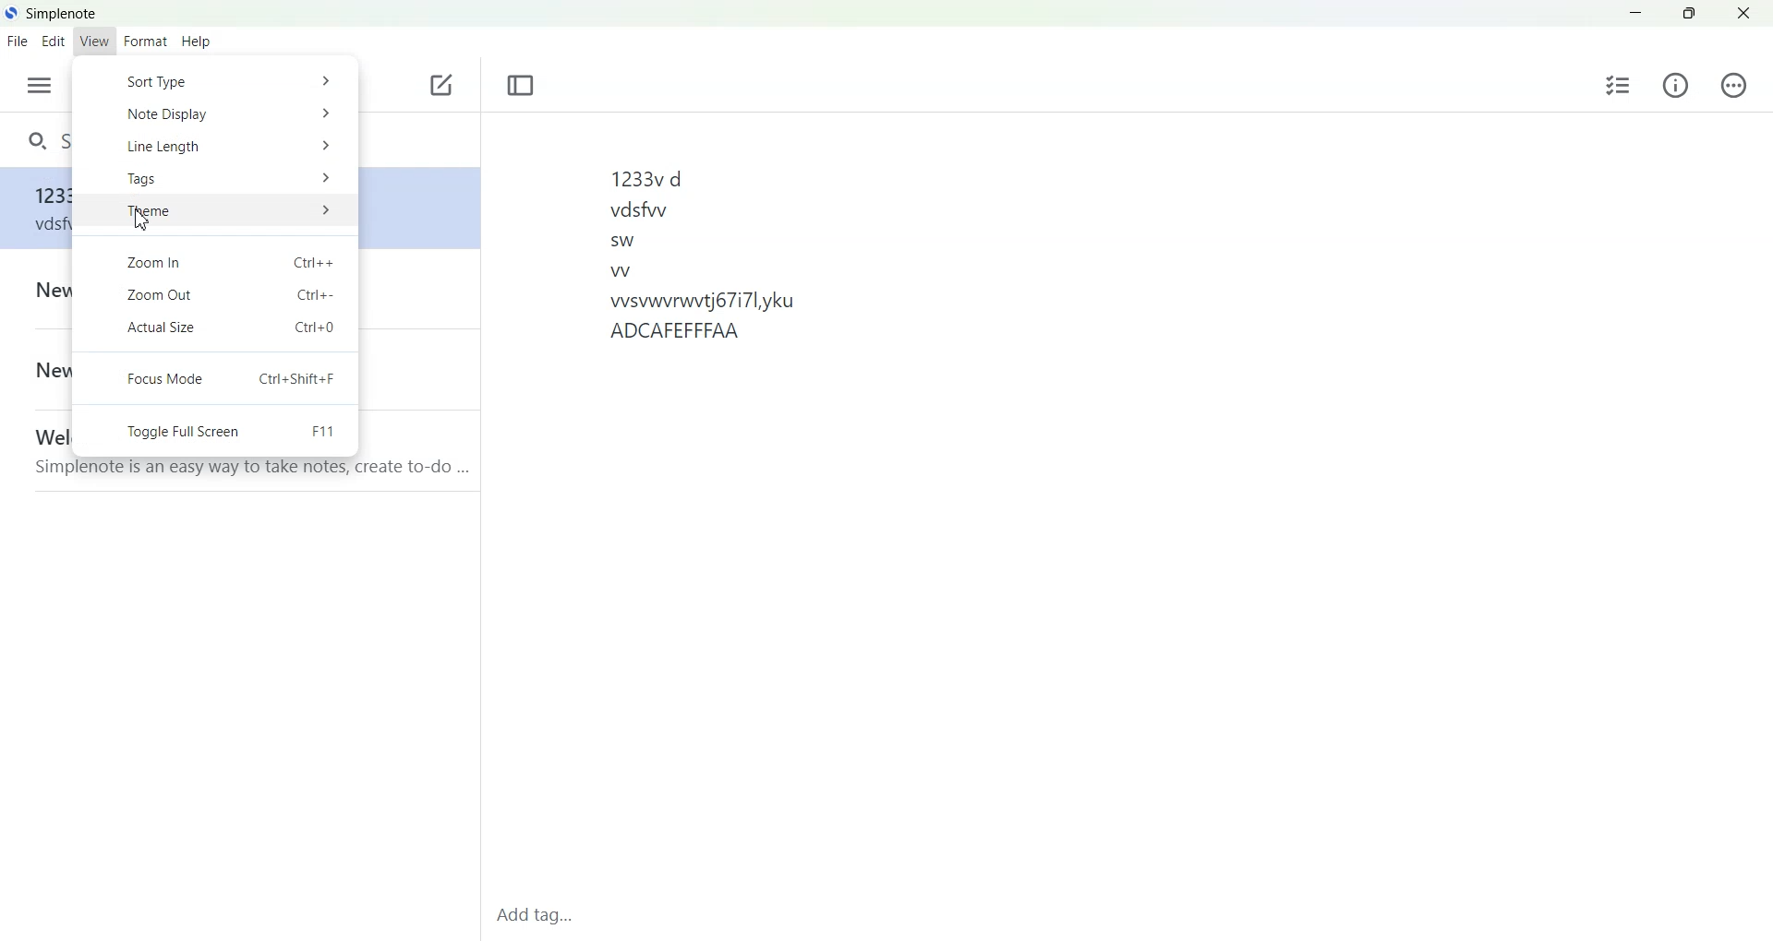 The height and width of the screenshot is (941, 1773). Describe the element at coordinates (40, 372) in the screenshot. I see `Note File` at that location.